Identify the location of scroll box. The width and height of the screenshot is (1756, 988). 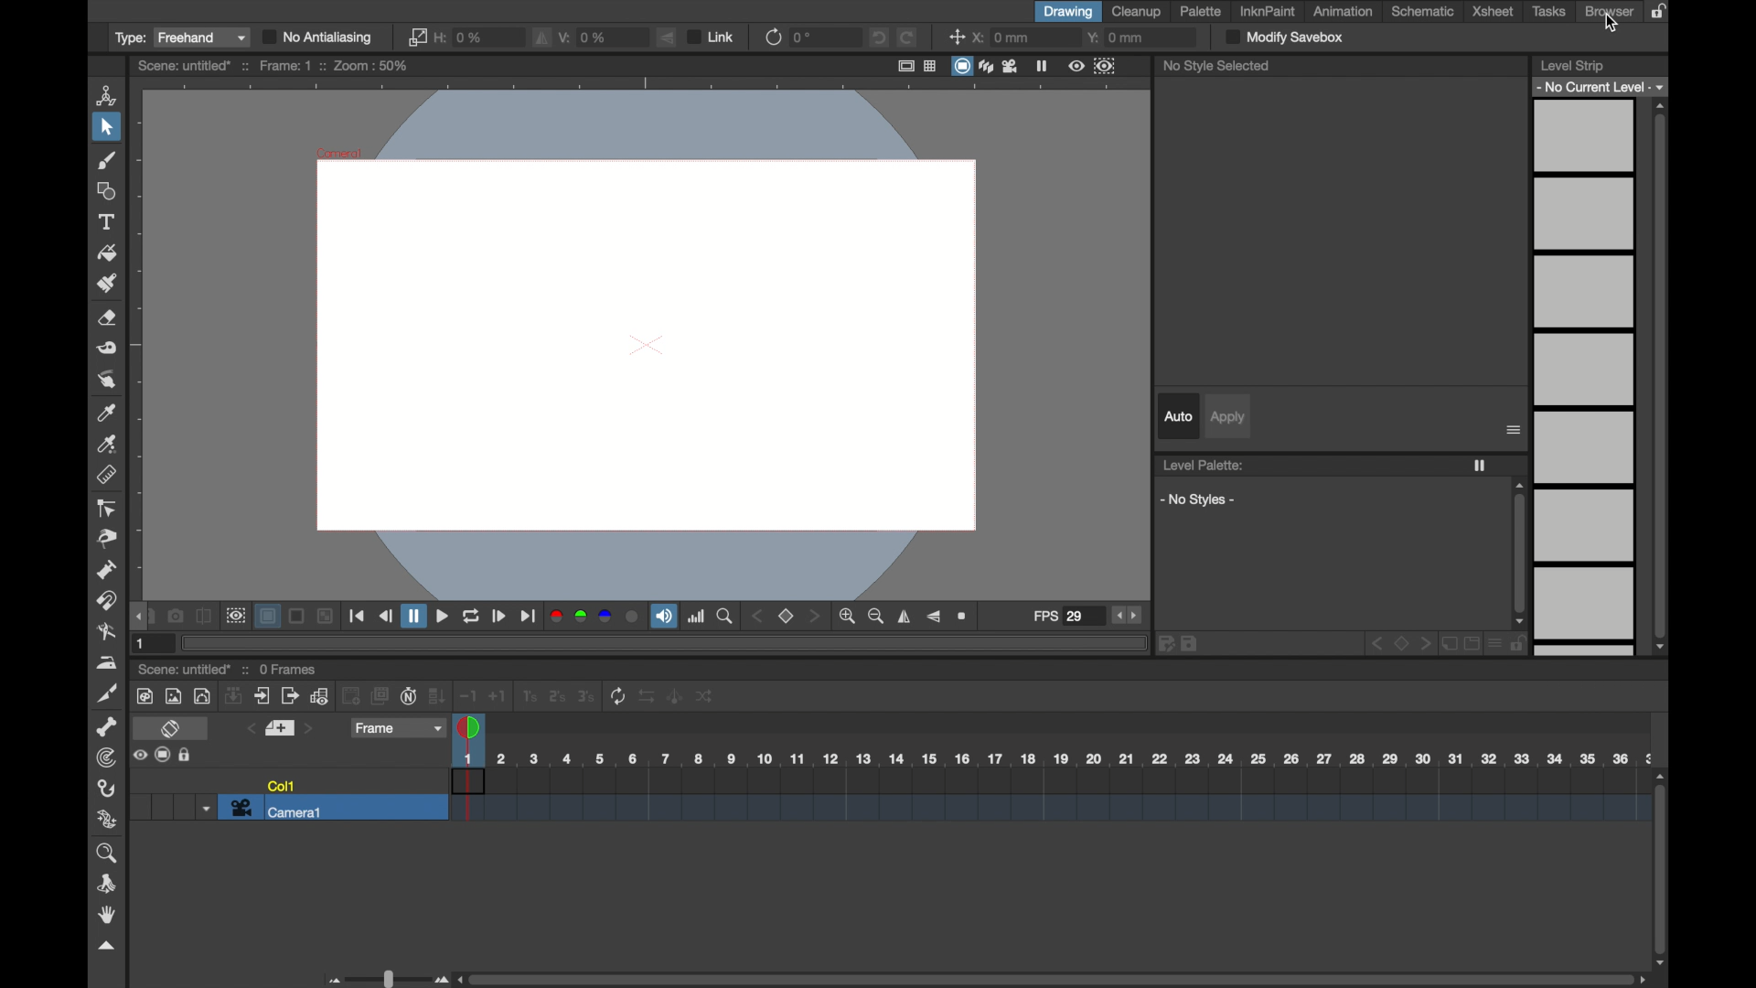
(1054, 978).